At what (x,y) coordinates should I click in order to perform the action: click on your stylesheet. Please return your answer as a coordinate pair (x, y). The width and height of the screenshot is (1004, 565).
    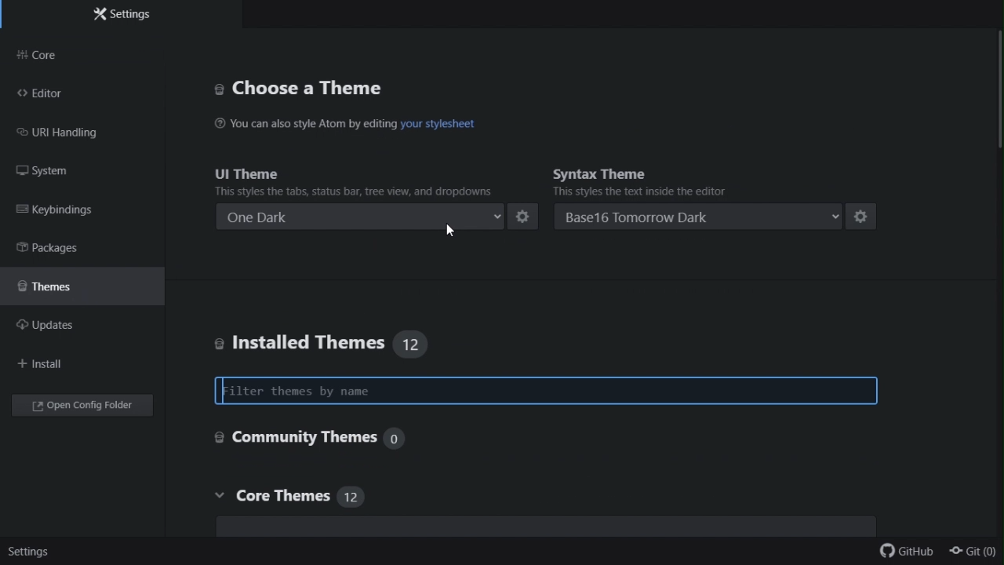
    Looking at the image, I should click on (438, 124).